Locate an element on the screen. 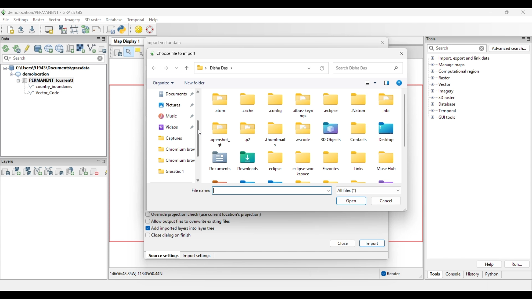 This screenshot has height=299, width=532. Double click to see files under Temporal is located at coordinates (447, 111).